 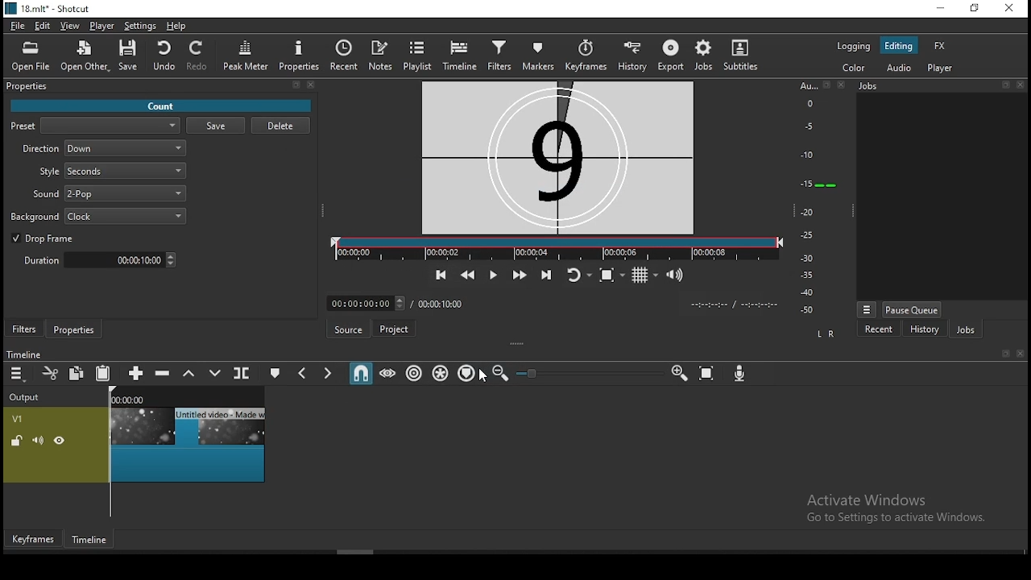 I want to click on video progress bar, so click(x=553, y=248).